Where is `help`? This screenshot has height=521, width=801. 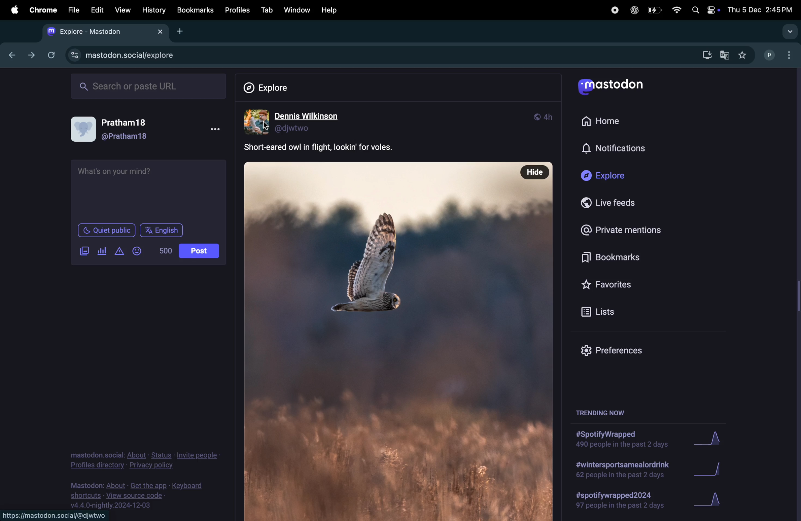
help is located at coordinates (330, 10).